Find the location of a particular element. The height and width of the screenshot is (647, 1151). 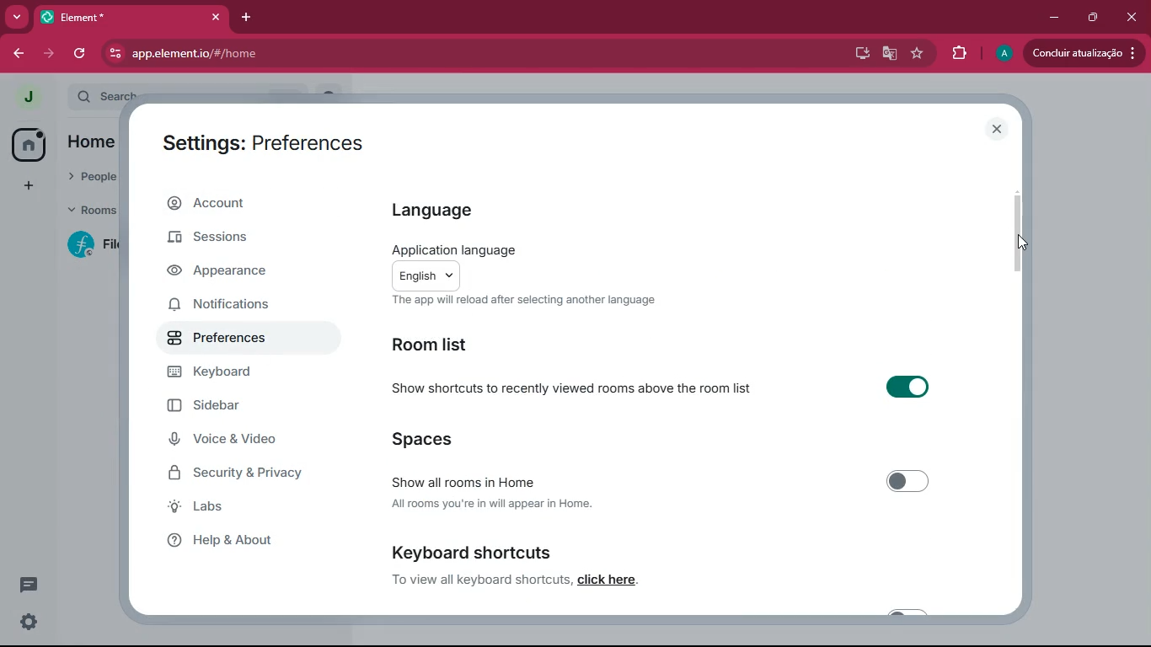

minimize is located at coordinates (1055, 15).